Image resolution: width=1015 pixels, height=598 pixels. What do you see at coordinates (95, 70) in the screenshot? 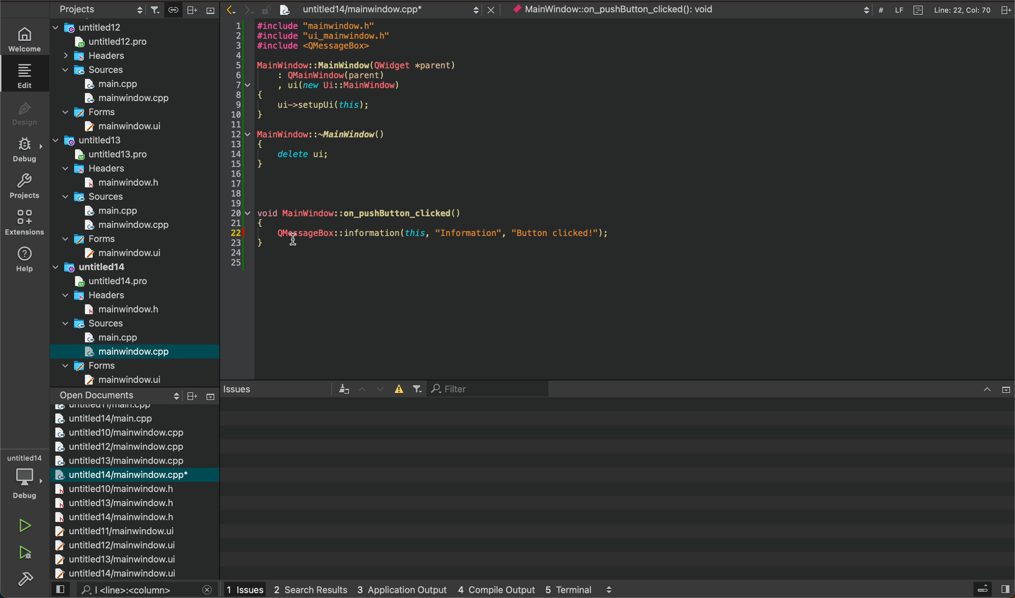
I see `sources` at bounding box center [95, 70].